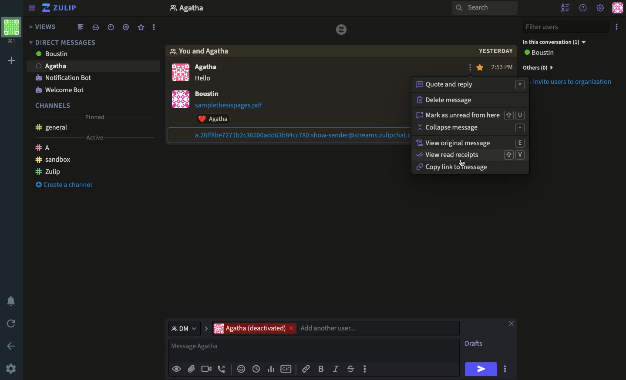 The width and height of the screenshot is (626, 380). What do you see at coordinates (471, 85) in the screenshot?
I see `Quote and reply` at bounding box center [471, 85].